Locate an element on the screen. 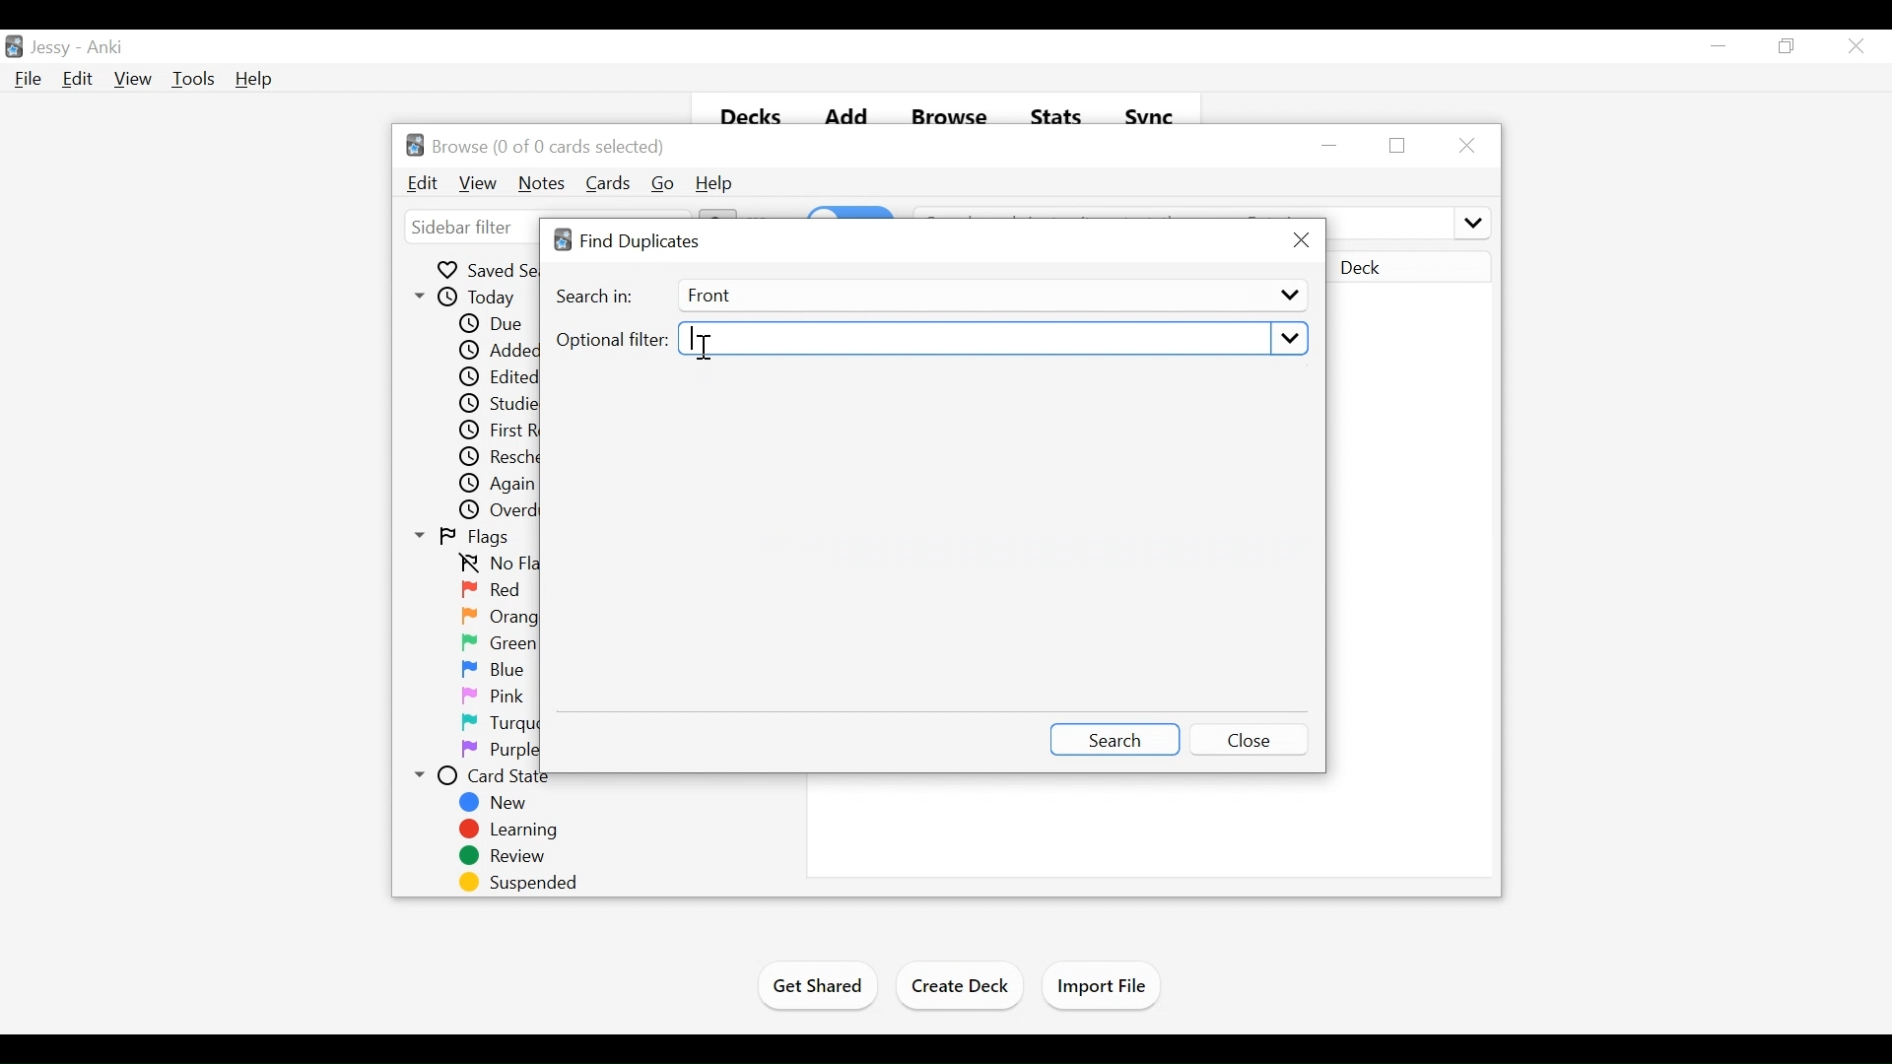  more options is located at coordinates (1470, 221).